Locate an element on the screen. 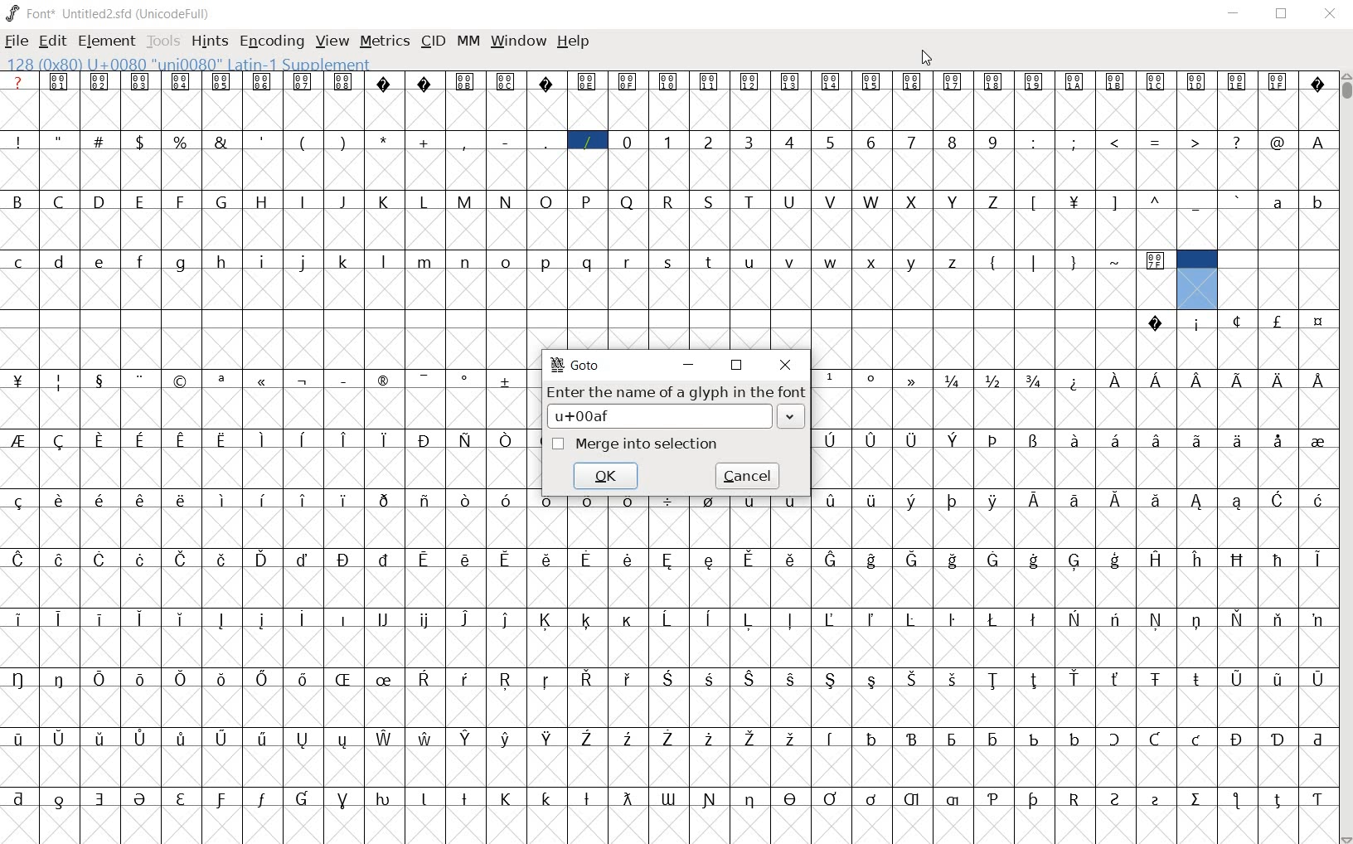 Image resolution: width=1353 pixels, height=844 pixels. Symbol is located at coordinates (426, 559).